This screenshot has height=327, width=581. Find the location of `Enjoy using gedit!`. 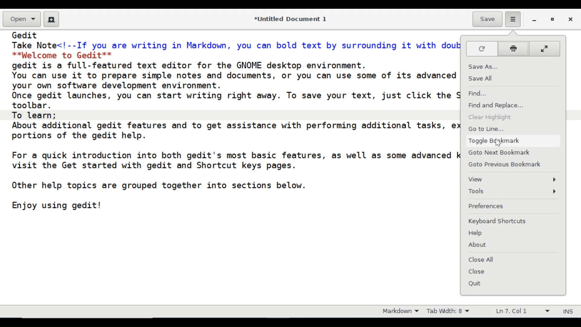

Enjoy using gedit! is located at coordinates (57, 205).